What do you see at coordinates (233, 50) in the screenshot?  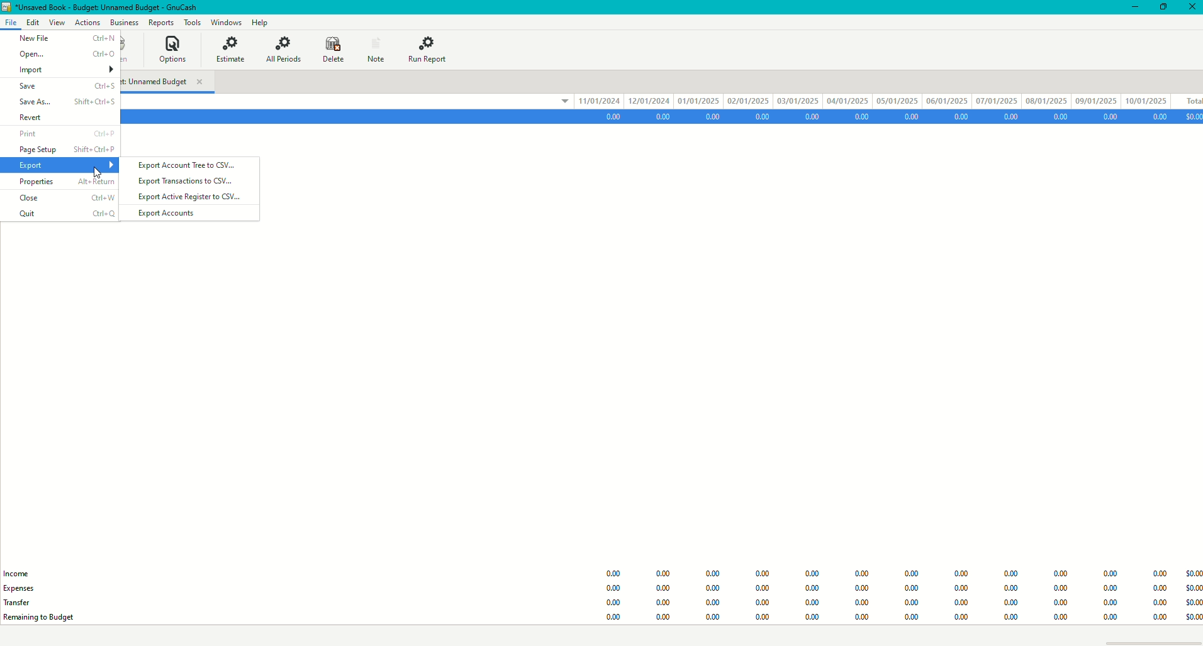 I see `Estimate` at bounding box center [233, 50].